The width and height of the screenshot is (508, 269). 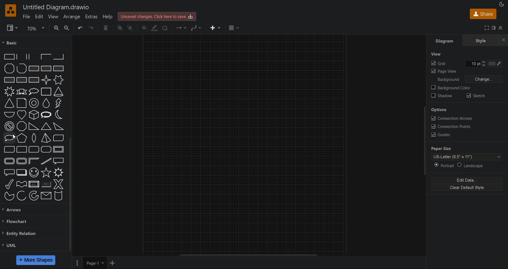 What do you see at coordinates (467, 157) in the screenshot?
I see `Paper Template` at bounding box center [467, 157].